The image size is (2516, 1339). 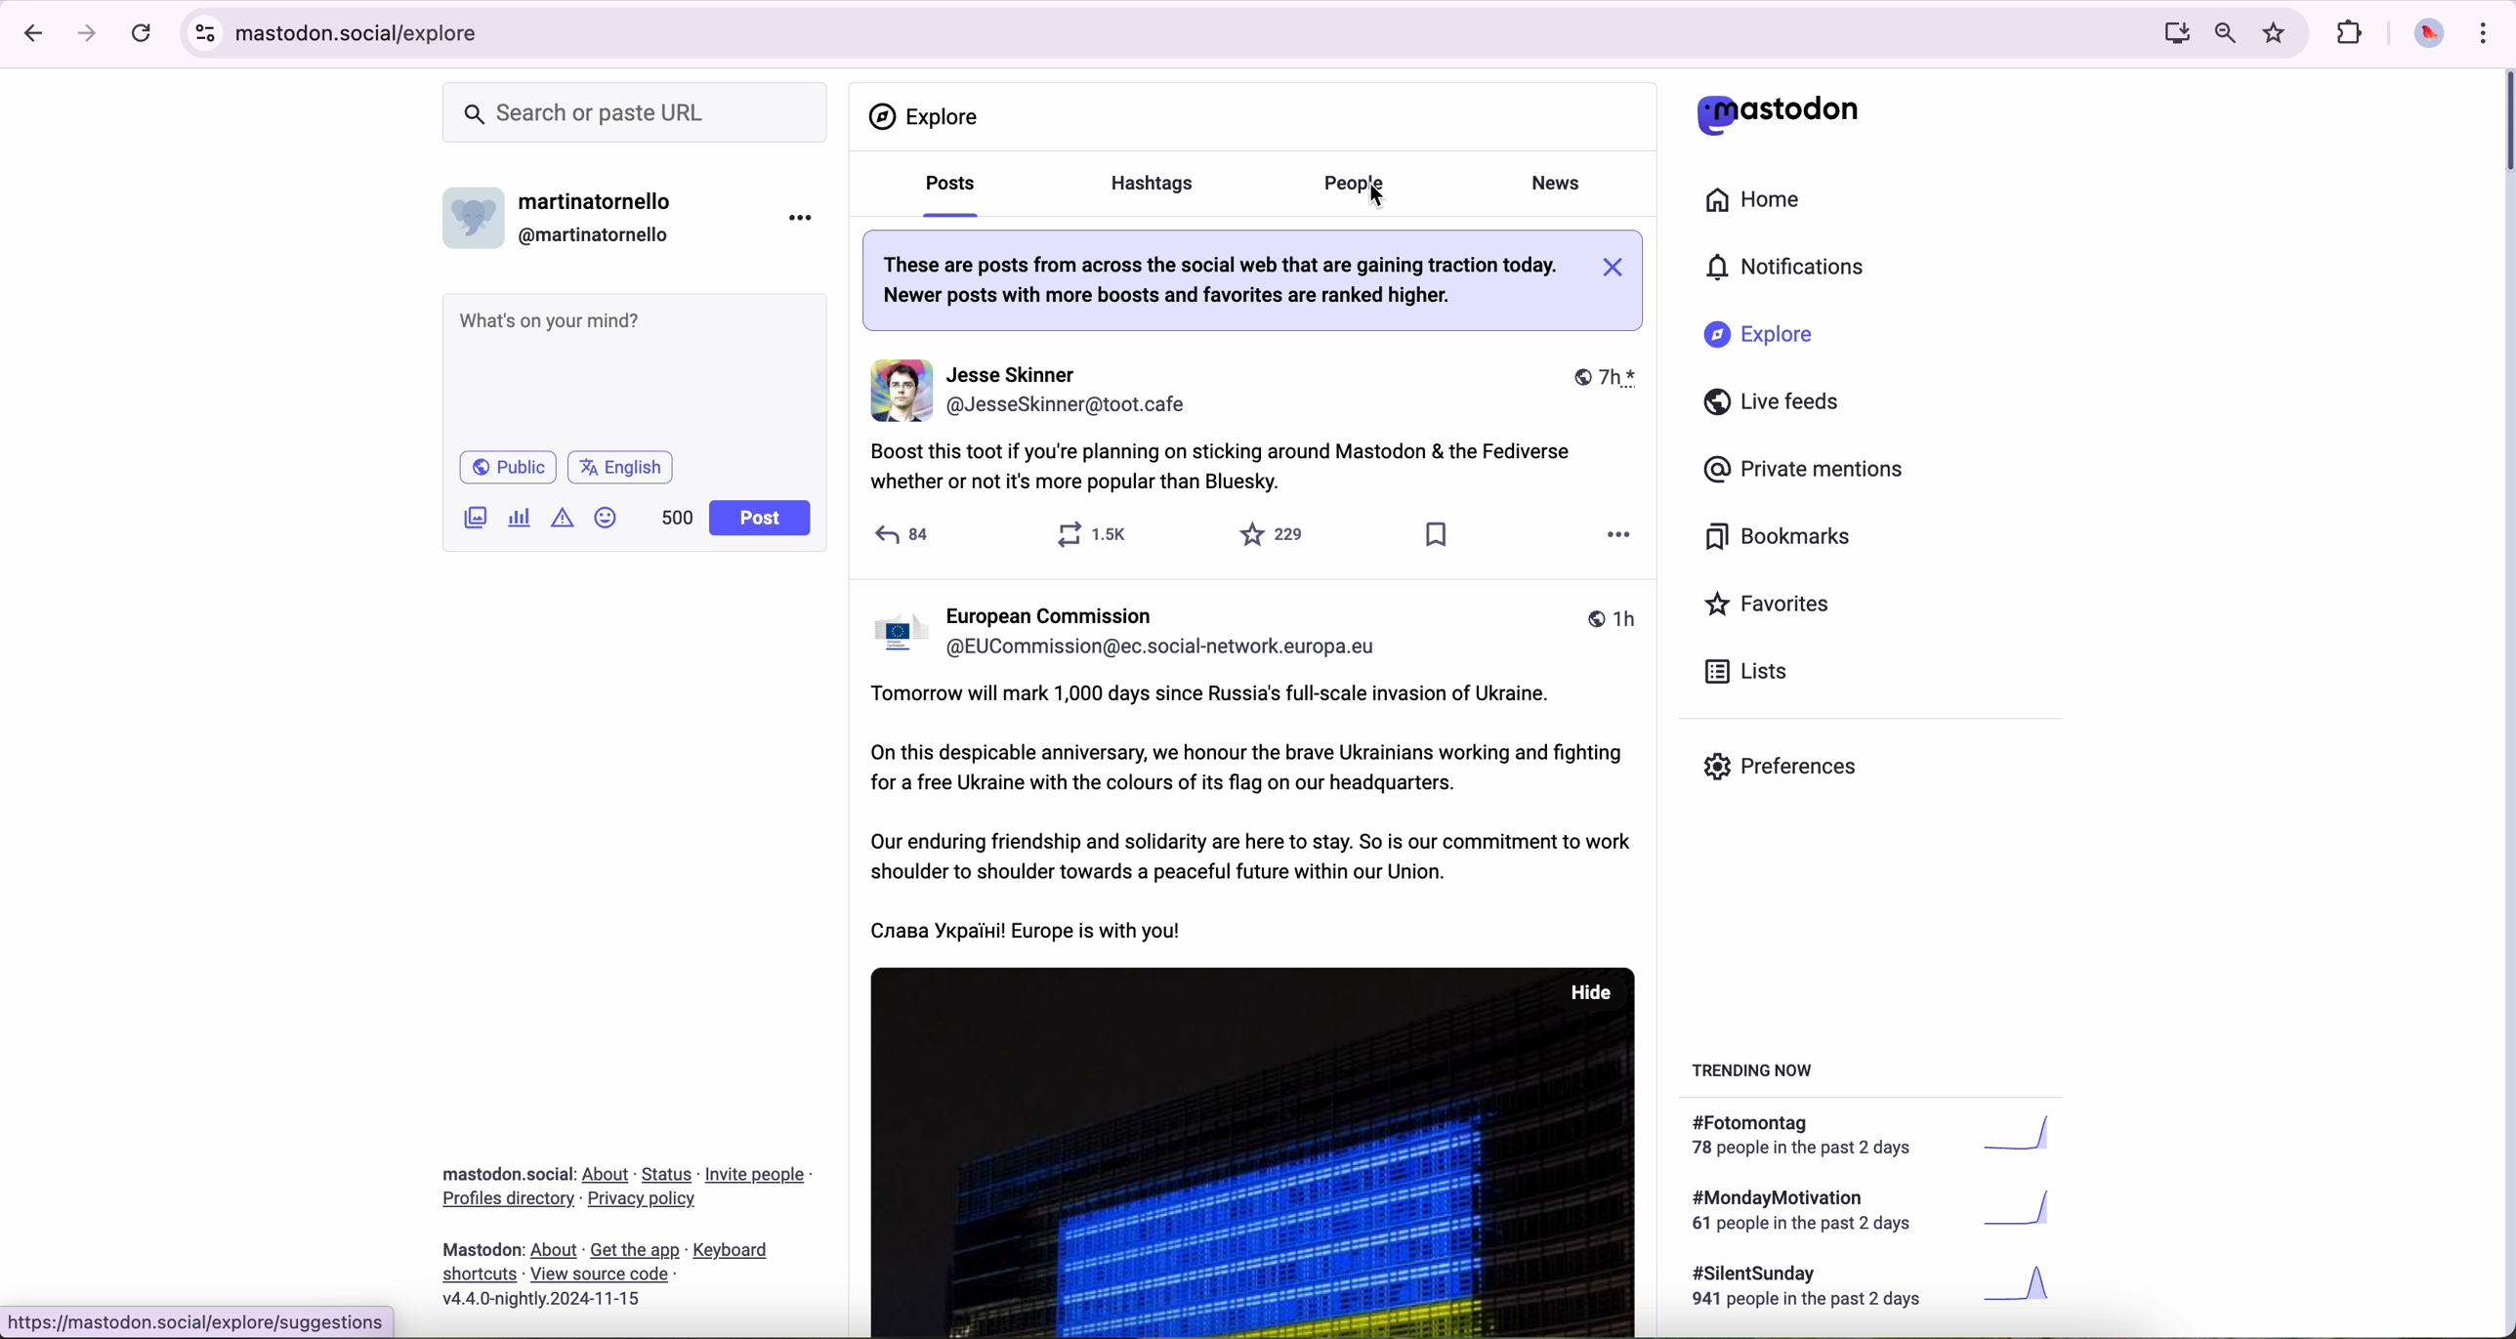 What do you see at coordinates (1563, 181) in the screenshot?
I see `news` at bounding box center [1563, 181].